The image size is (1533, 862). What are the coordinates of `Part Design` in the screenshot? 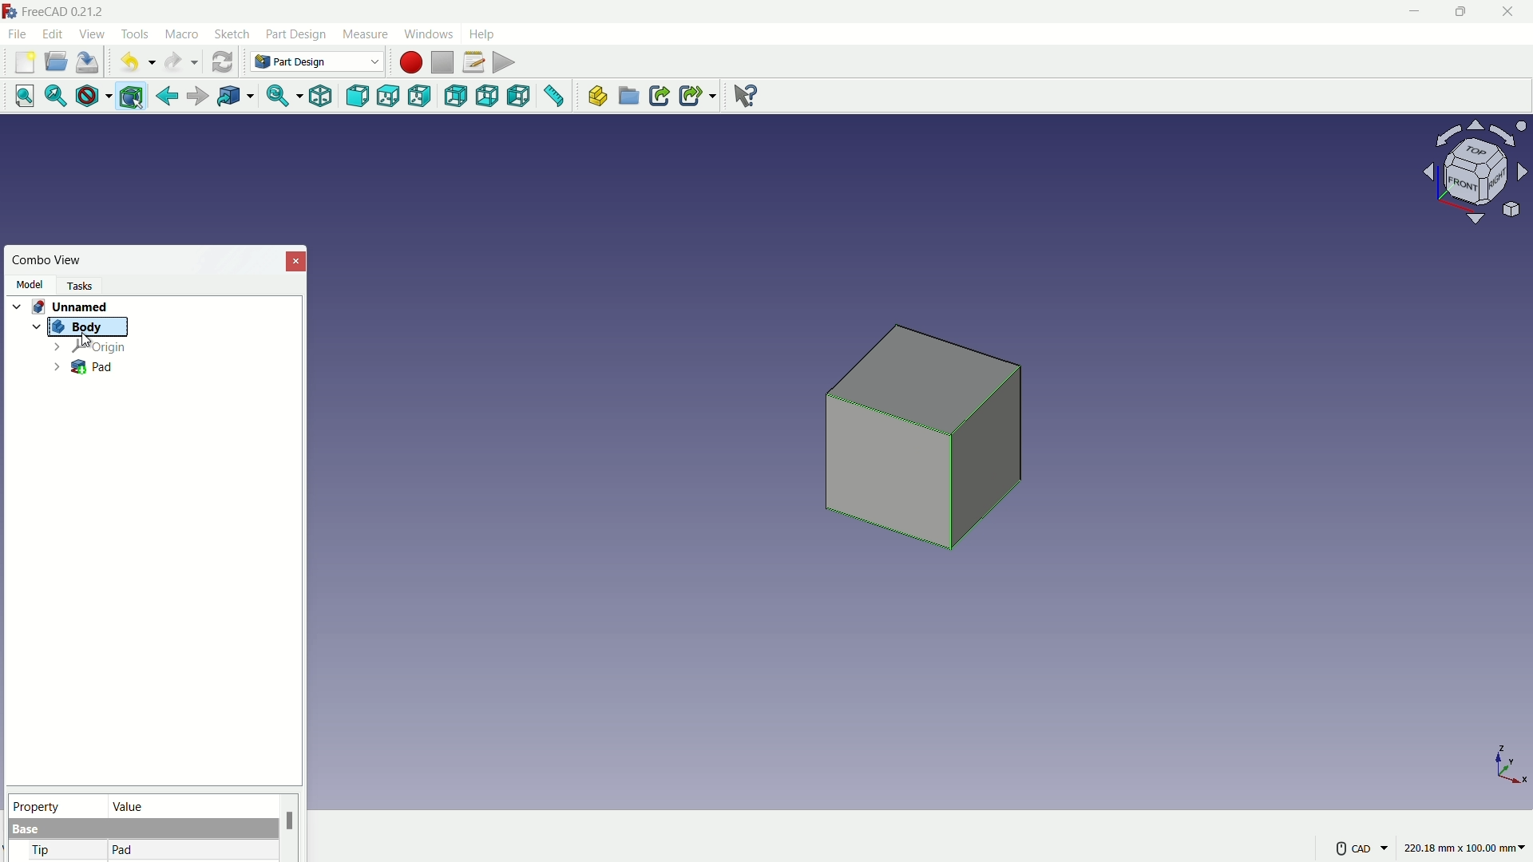 It's located at (317, 61).